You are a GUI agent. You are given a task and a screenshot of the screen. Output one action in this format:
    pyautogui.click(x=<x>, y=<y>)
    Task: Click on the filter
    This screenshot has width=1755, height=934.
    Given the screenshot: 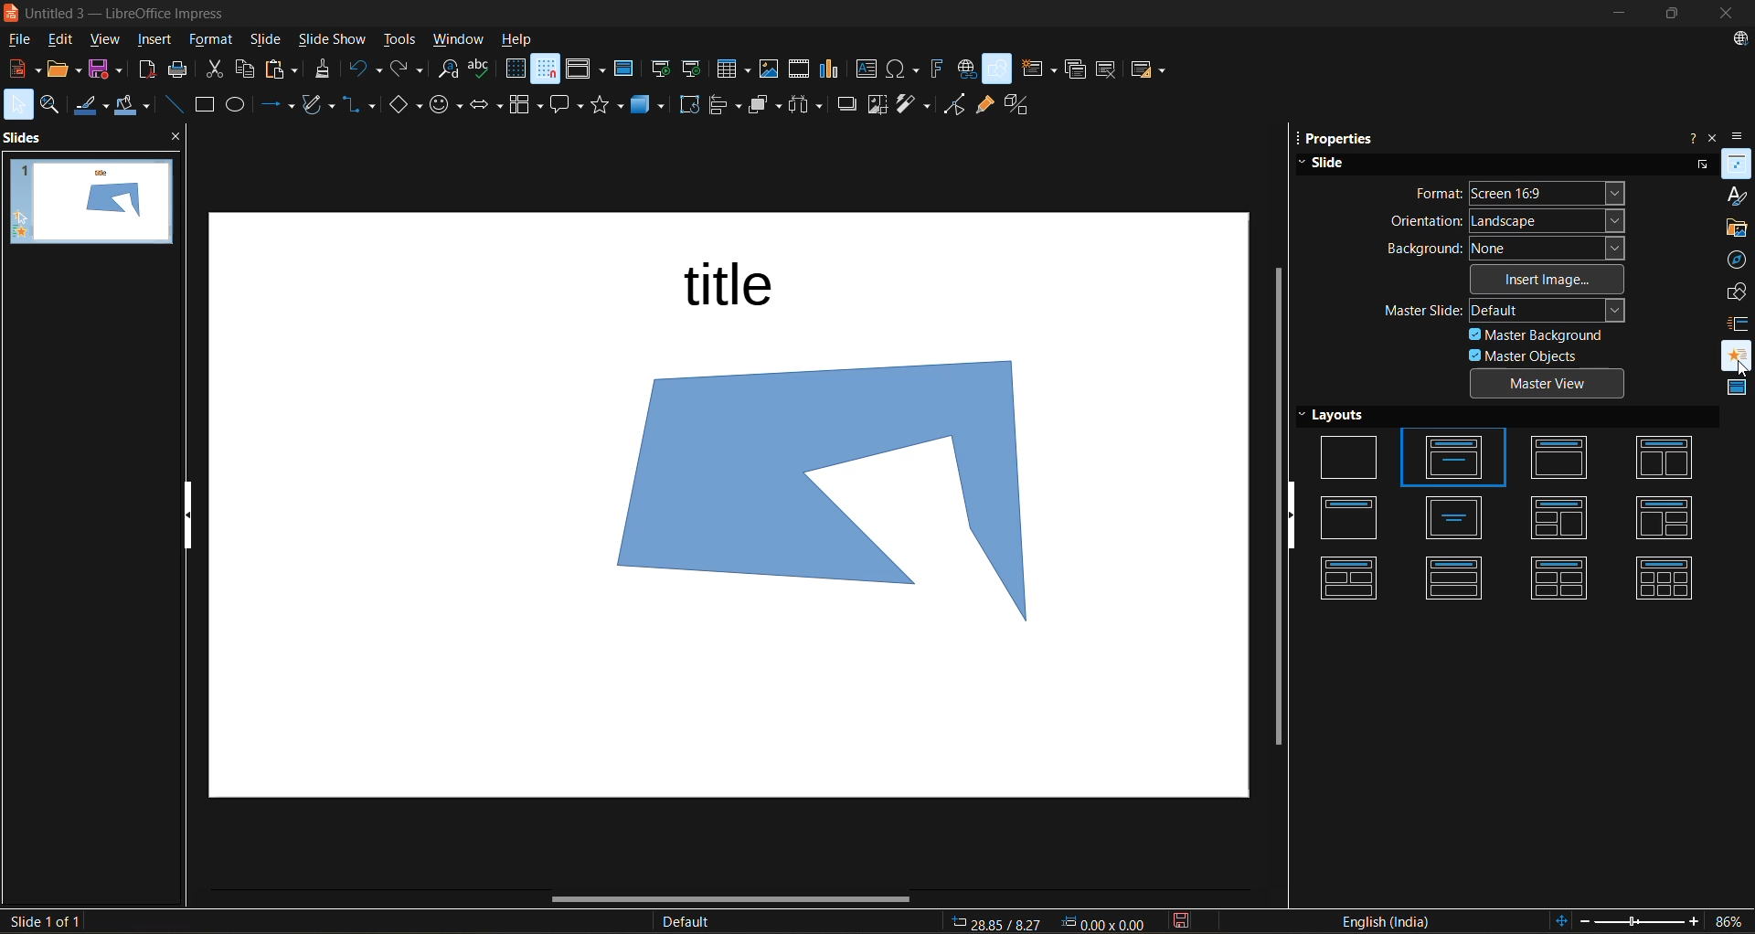 What is the action you would take?
    pyautogui.click(x=917, y=106)
    